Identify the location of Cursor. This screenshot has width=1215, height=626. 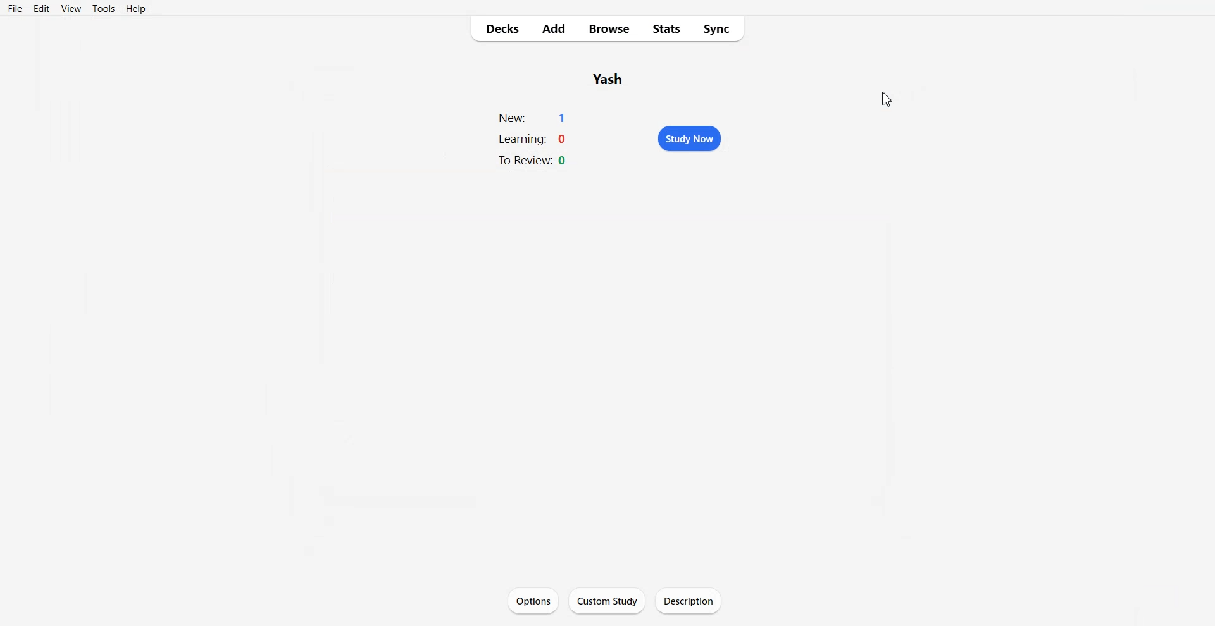
(886, 99).